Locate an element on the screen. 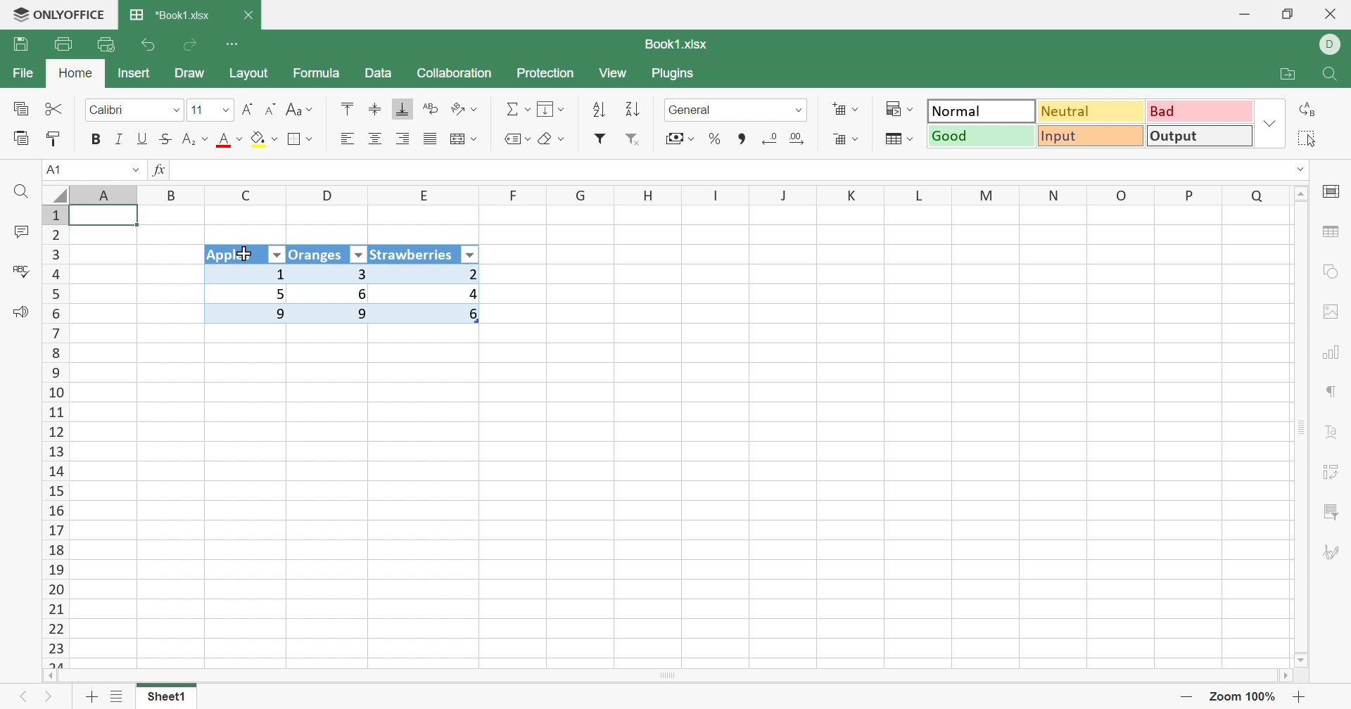 This screenshot has height=709, width=1351. shape settings is located at coordinates (1329, 272).